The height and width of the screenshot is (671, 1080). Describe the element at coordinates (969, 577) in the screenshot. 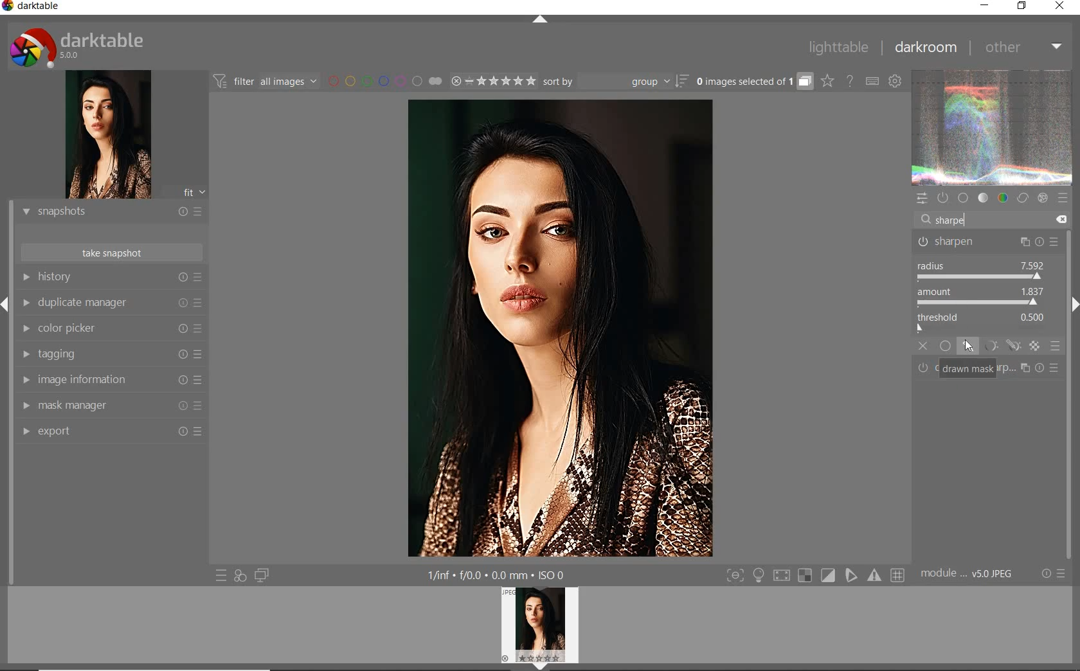

I see `MODULE` at that location.